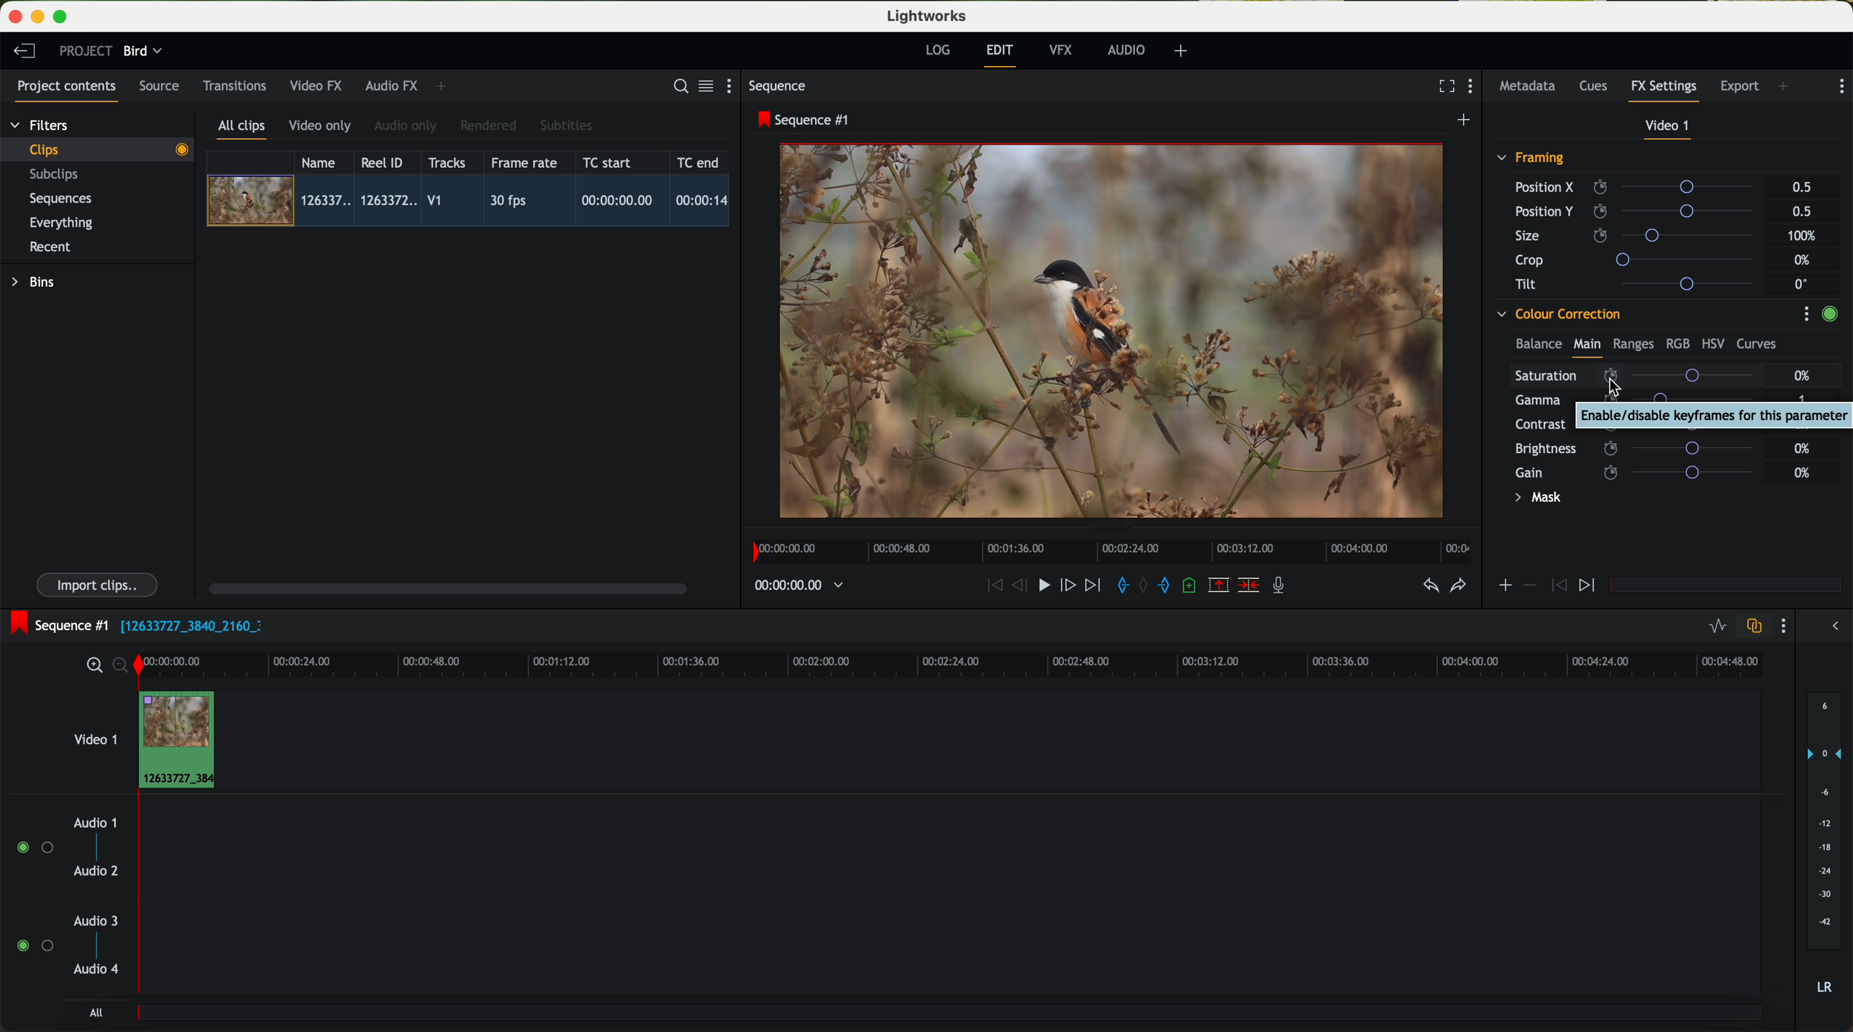 The width and height of the screenshot is (1853, 1032). What do you see at coordinates (1711, 415) in the screenshot?
I see `enable/disable keyframes for this patameter` at bounding box center [1711, 415].